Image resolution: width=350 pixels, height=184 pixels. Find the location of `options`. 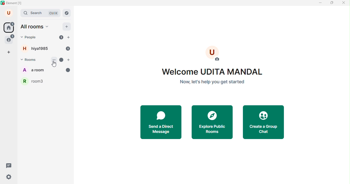

options is located at coordinates (53, 60).